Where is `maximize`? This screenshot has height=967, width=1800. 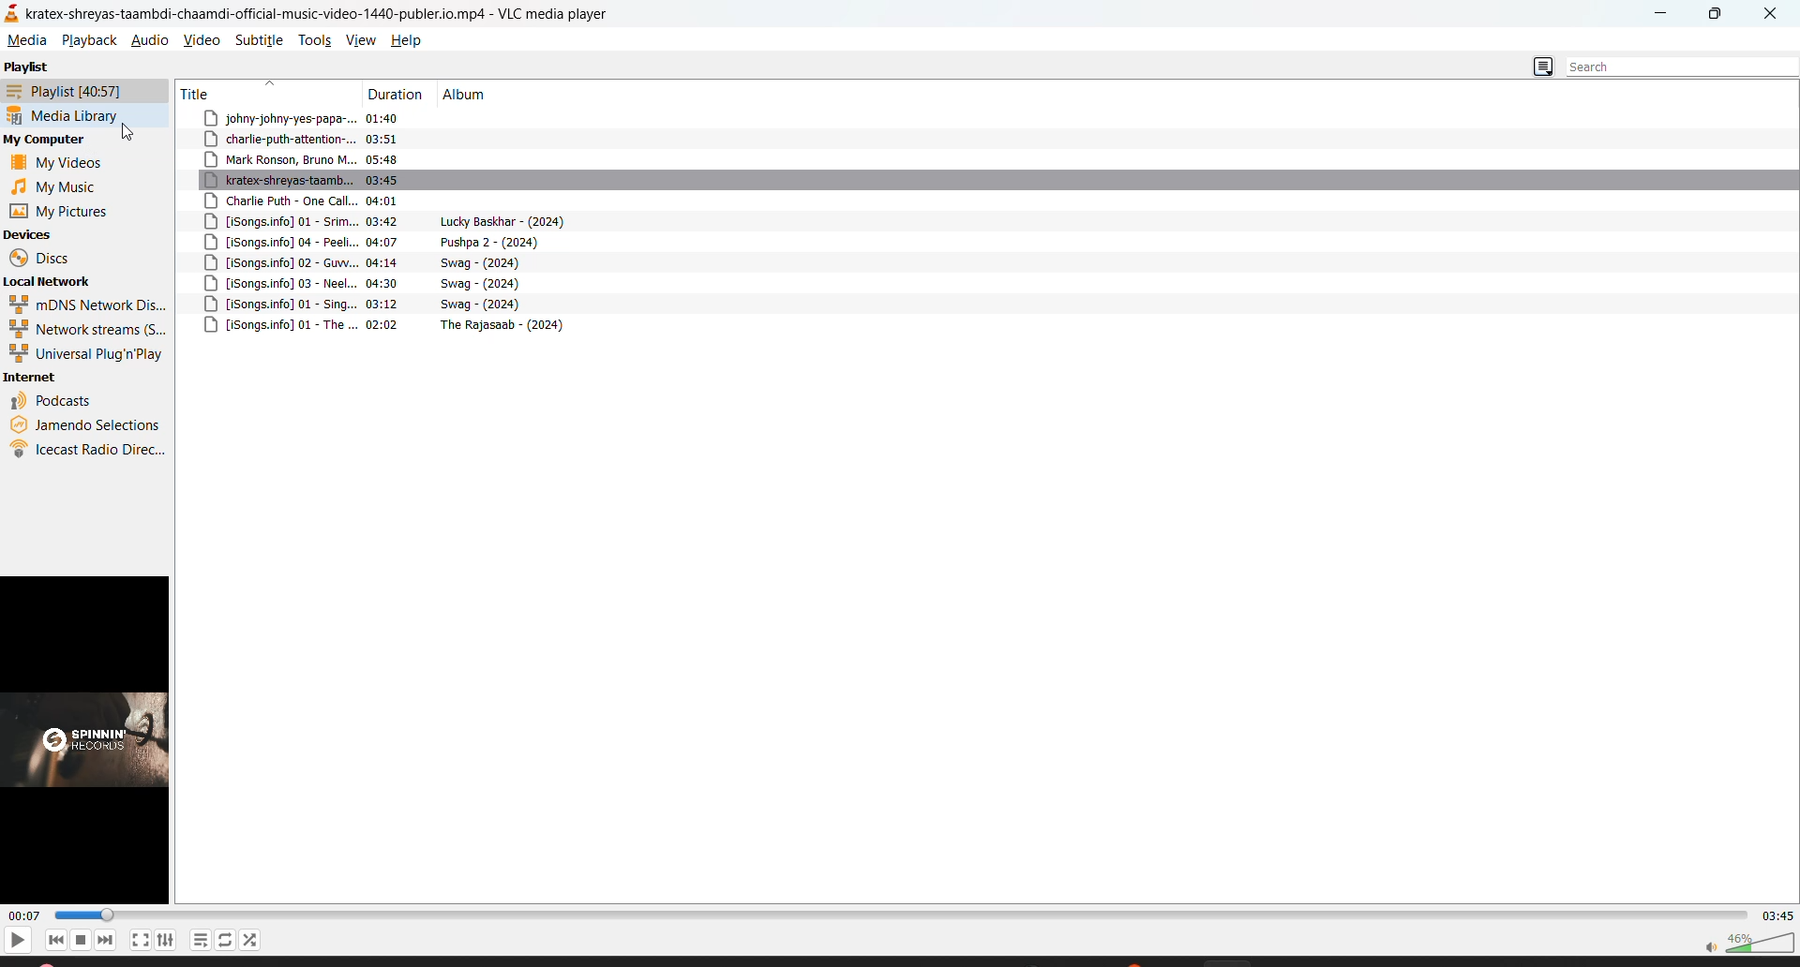
maximize is located at coordinates (1721, 15).